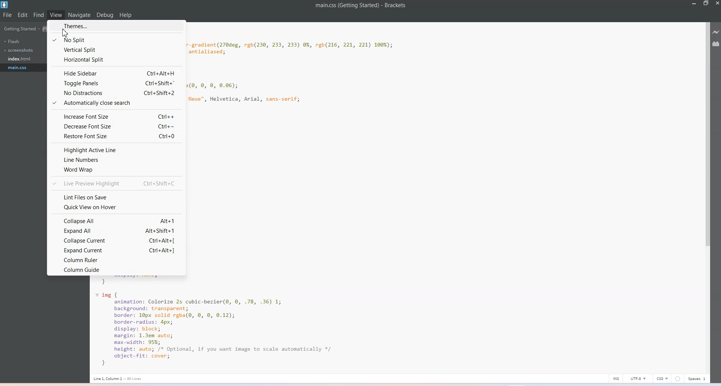 The image size is (721, 386). What do you see at coordinates (21, 29) in the screenshot?
I see `getting started` at bounding box center [21, 29].